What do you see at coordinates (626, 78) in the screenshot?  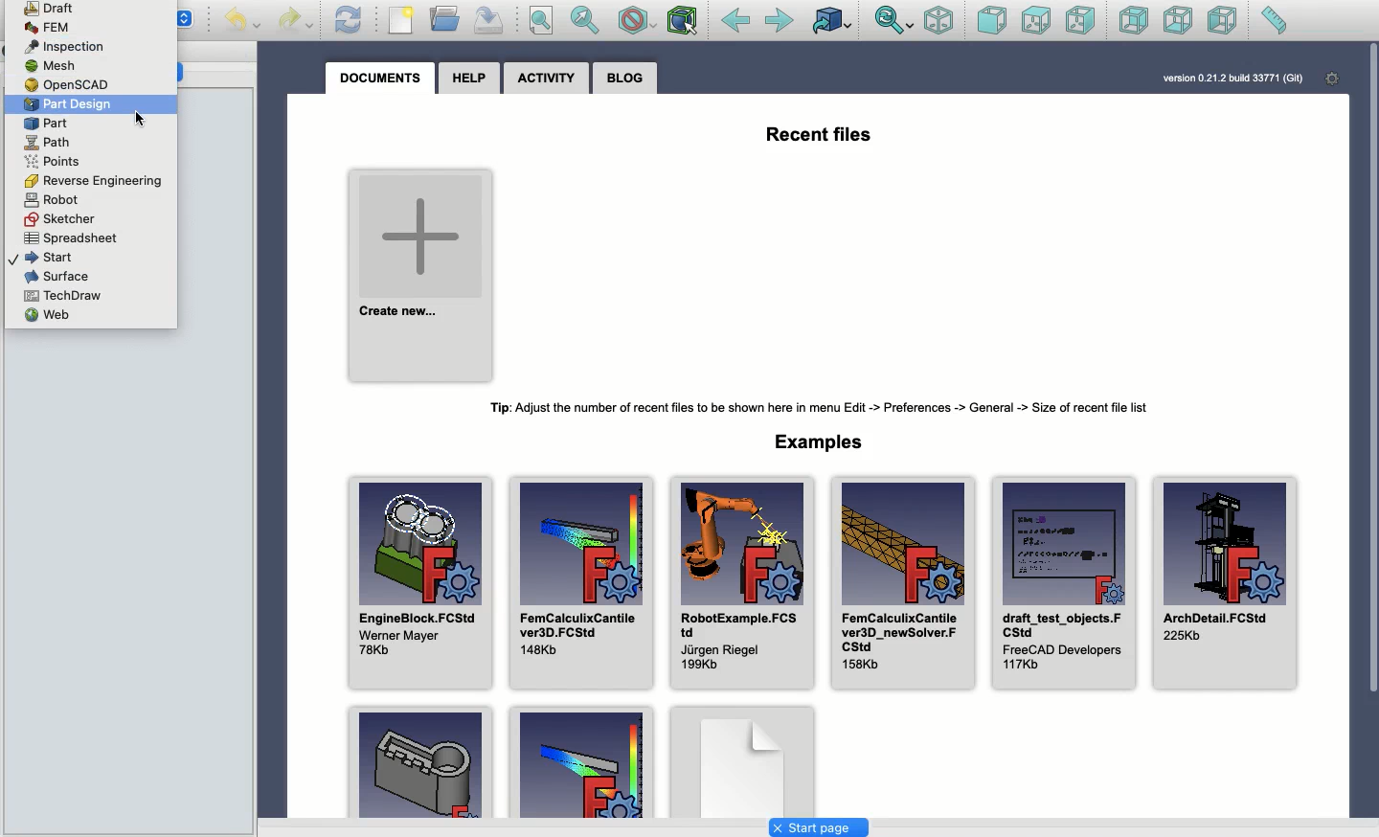 I see `Blog` at bounding box center [626, 78].